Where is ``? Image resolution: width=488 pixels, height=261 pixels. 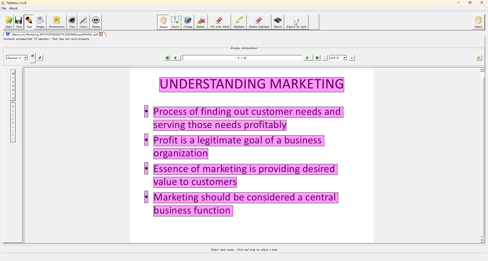
 is located at coordinates (248, 176).